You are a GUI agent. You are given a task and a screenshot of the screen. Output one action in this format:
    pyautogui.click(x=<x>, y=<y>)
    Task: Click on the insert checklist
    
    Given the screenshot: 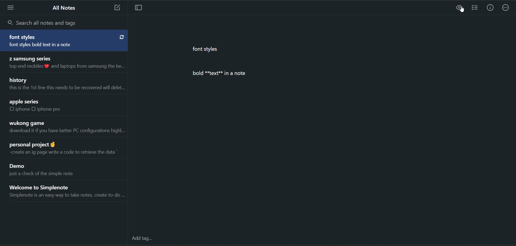 What is the action you would take?
    pyautogui.click(x=475, y=8)
    